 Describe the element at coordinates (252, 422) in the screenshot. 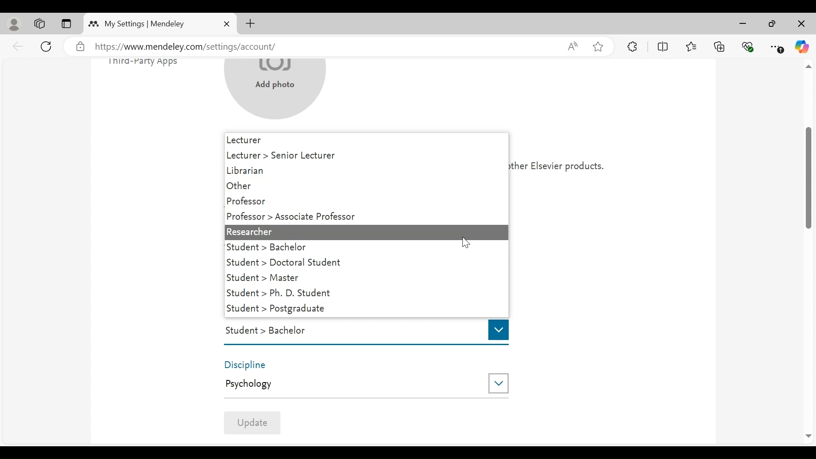

I see `Update` at that location.